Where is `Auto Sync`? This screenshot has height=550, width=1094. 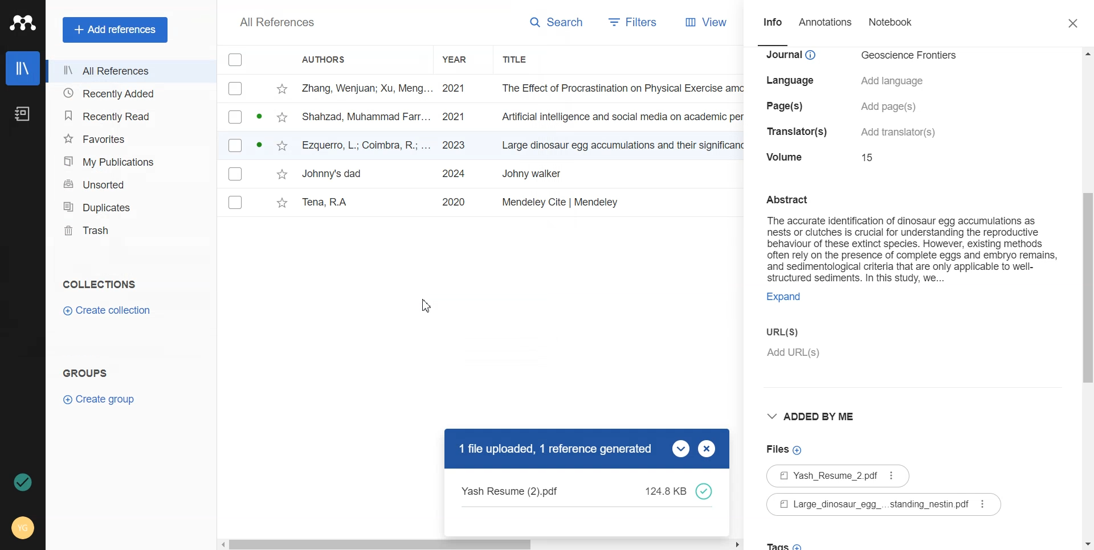 Auto Sync is located at coordinates (23, 482).